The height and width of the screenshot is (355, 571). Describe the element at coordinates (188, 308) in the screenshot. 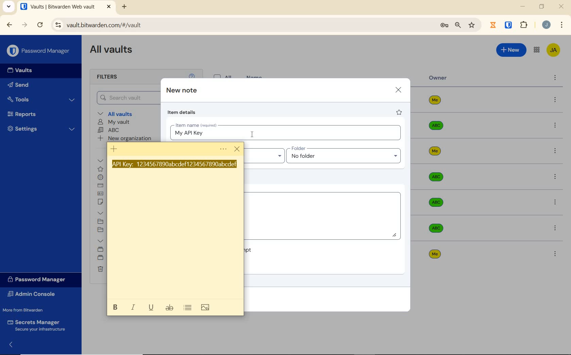

I see `toggle bullets` at that location.